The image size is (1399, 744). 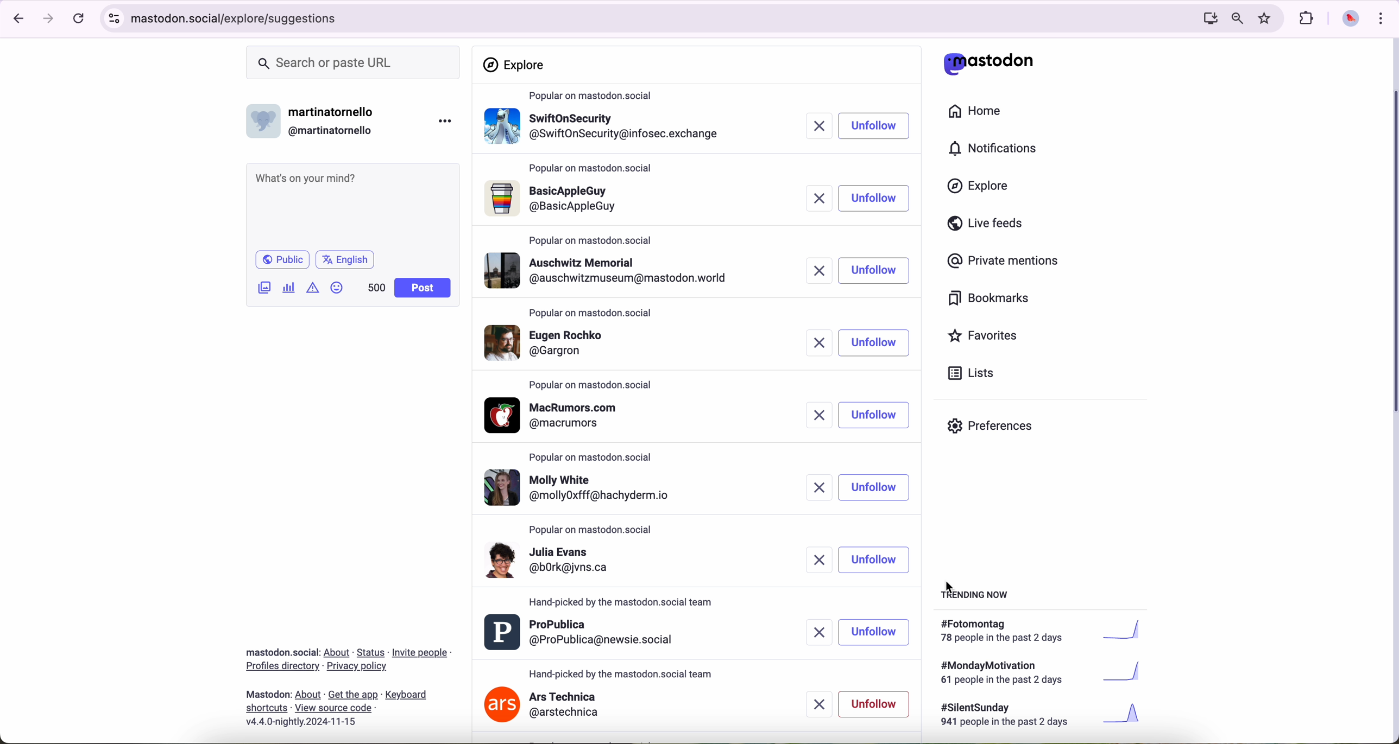 I want to click on favorites, so click(x=987, y=337).